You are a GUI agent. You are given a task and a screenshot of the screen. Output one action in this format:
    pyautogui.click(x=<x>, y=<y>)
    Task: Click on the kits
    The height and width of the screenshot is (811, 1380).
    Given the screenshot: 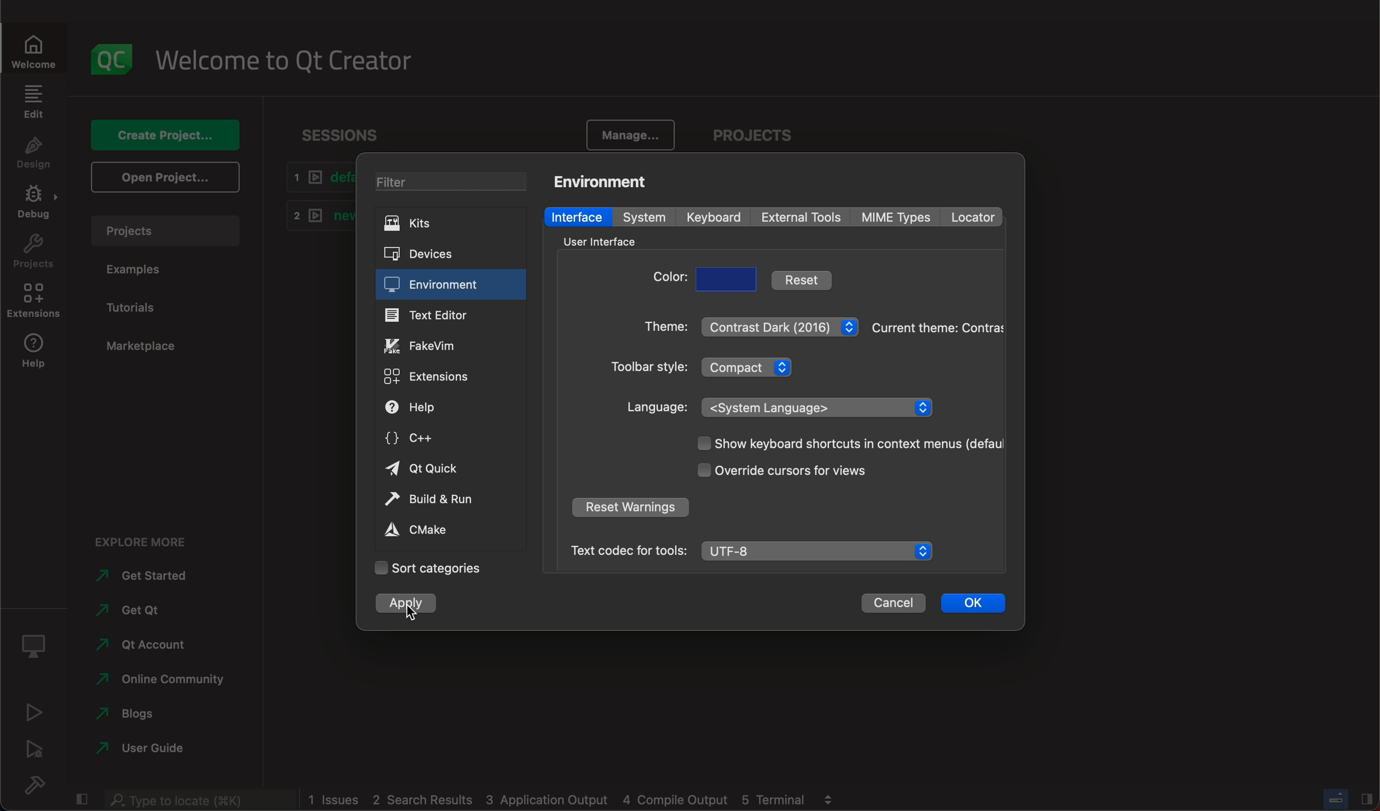 What is the action you would take?
    pyautogui.click(x=445, y=224)
    